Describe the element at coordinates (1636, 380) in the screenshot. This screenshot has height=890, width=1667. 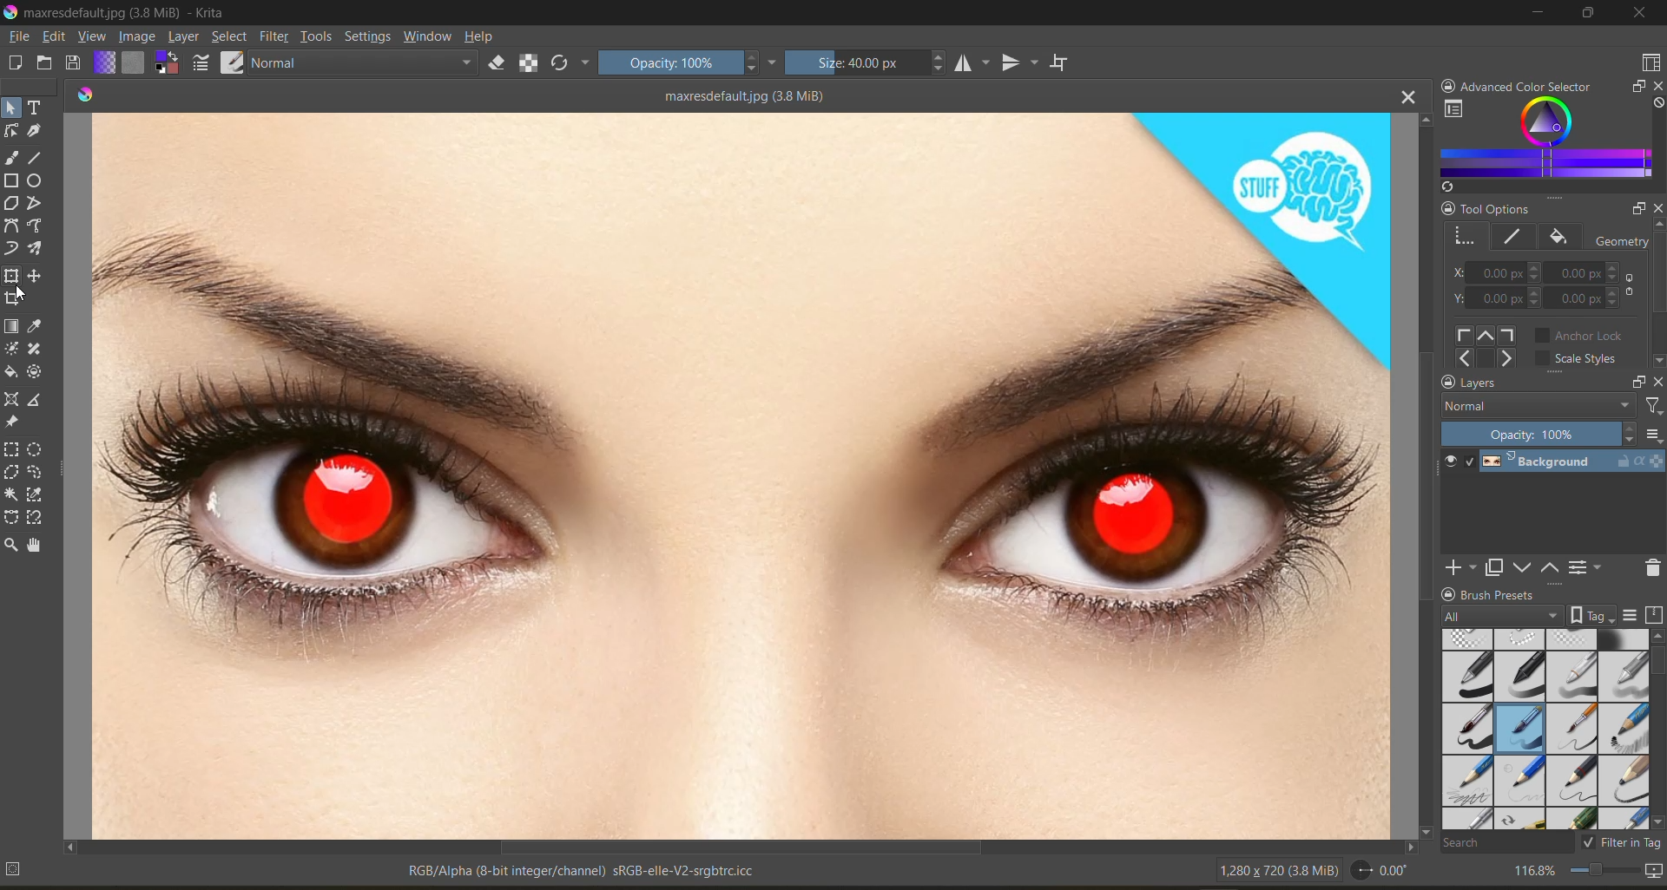
I see `float docker` at that location.